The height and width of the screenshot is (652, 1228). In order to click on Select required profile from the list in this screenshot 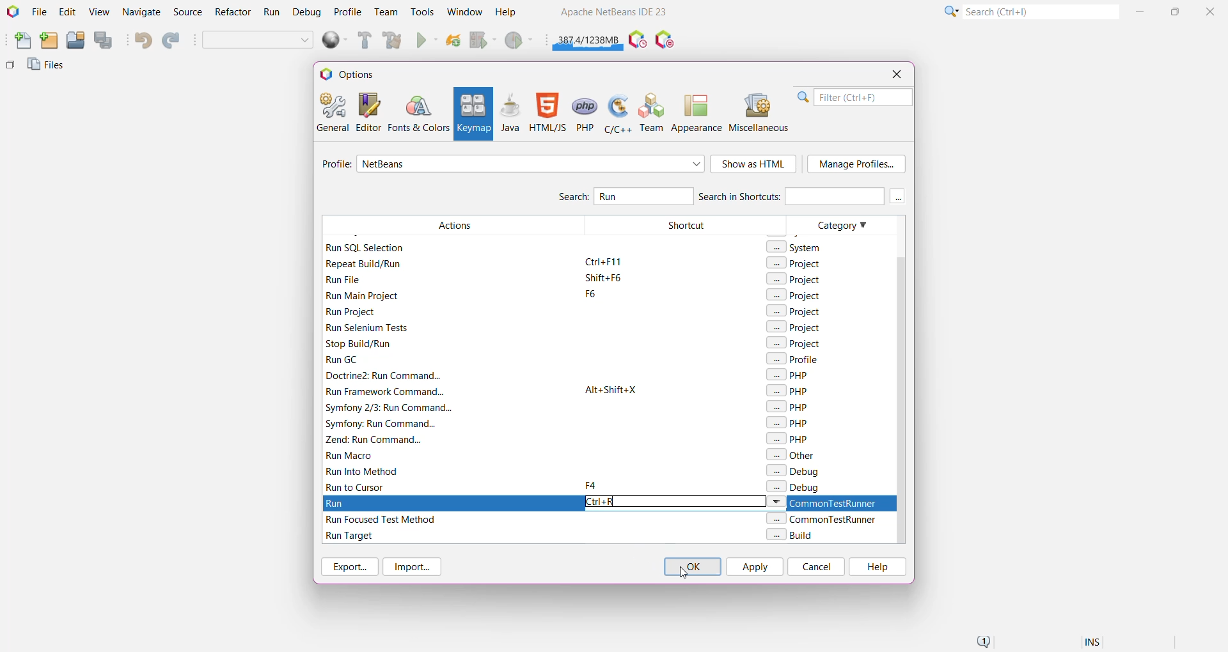, I will do `click(531, 164)`.